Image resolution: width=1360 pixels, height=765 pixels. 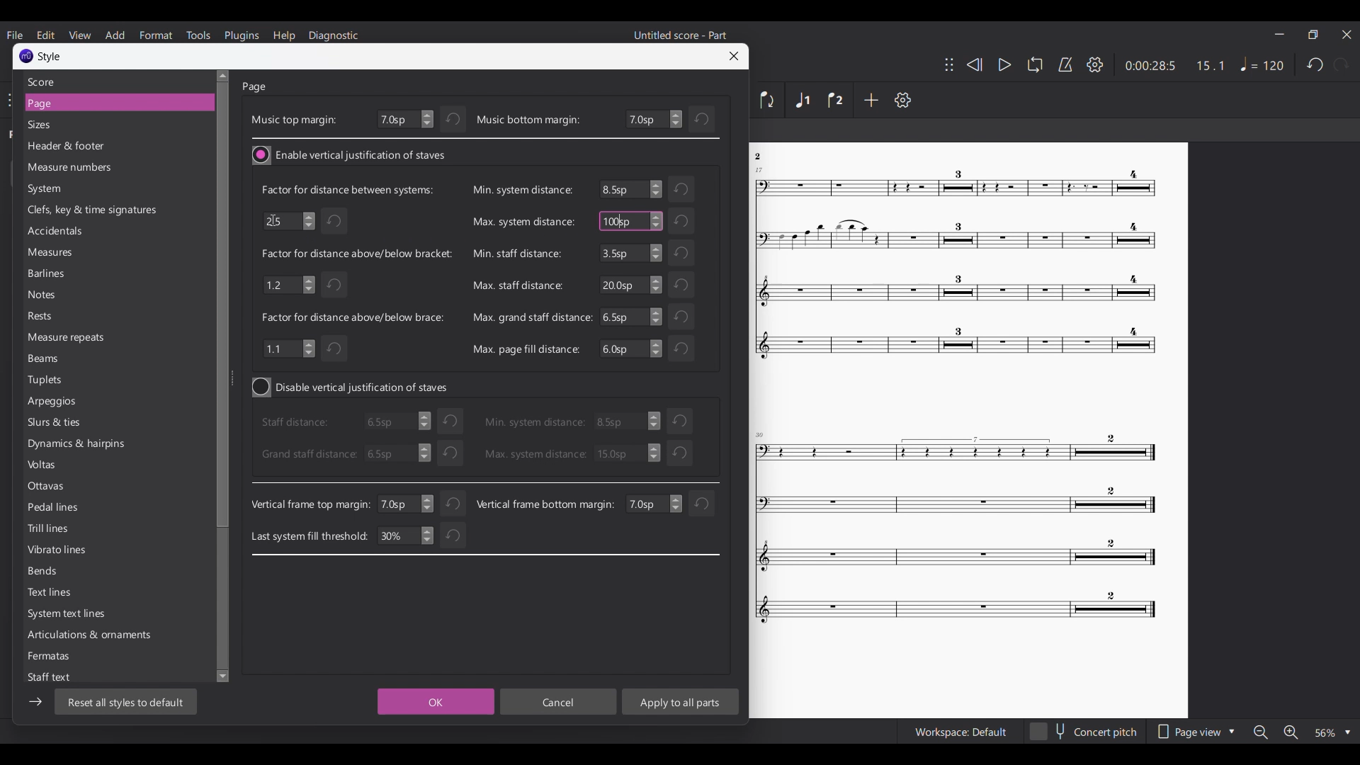 What do you see at coordinates (630, 253) in the screenshot?
I see `3.5sp` at bounding box center [630, 253].